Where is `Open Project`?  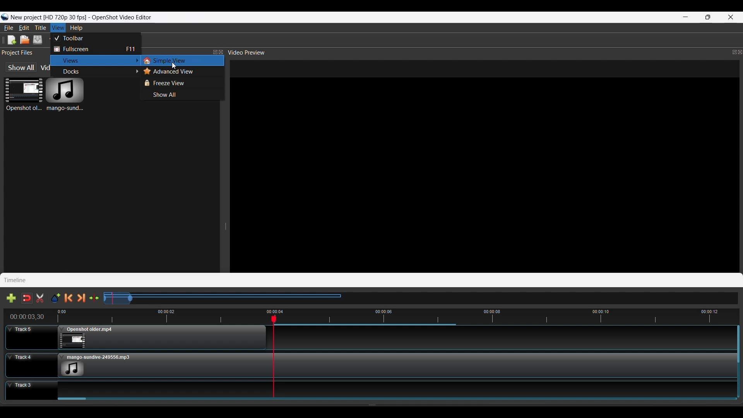 Open Project is located at coordinates (25, 40).